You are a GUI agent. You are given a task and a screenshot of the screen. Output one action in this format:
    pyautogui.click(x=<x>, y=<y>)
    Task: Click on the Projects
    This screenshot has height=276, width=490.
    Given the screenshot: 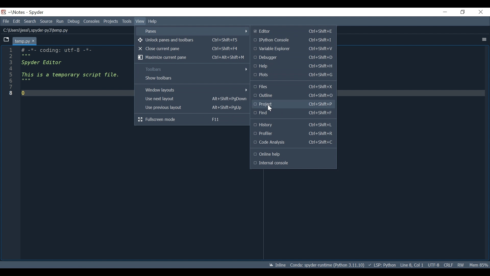 What is the action you would take?
    pyautogui.click(x=293, y=105)
    